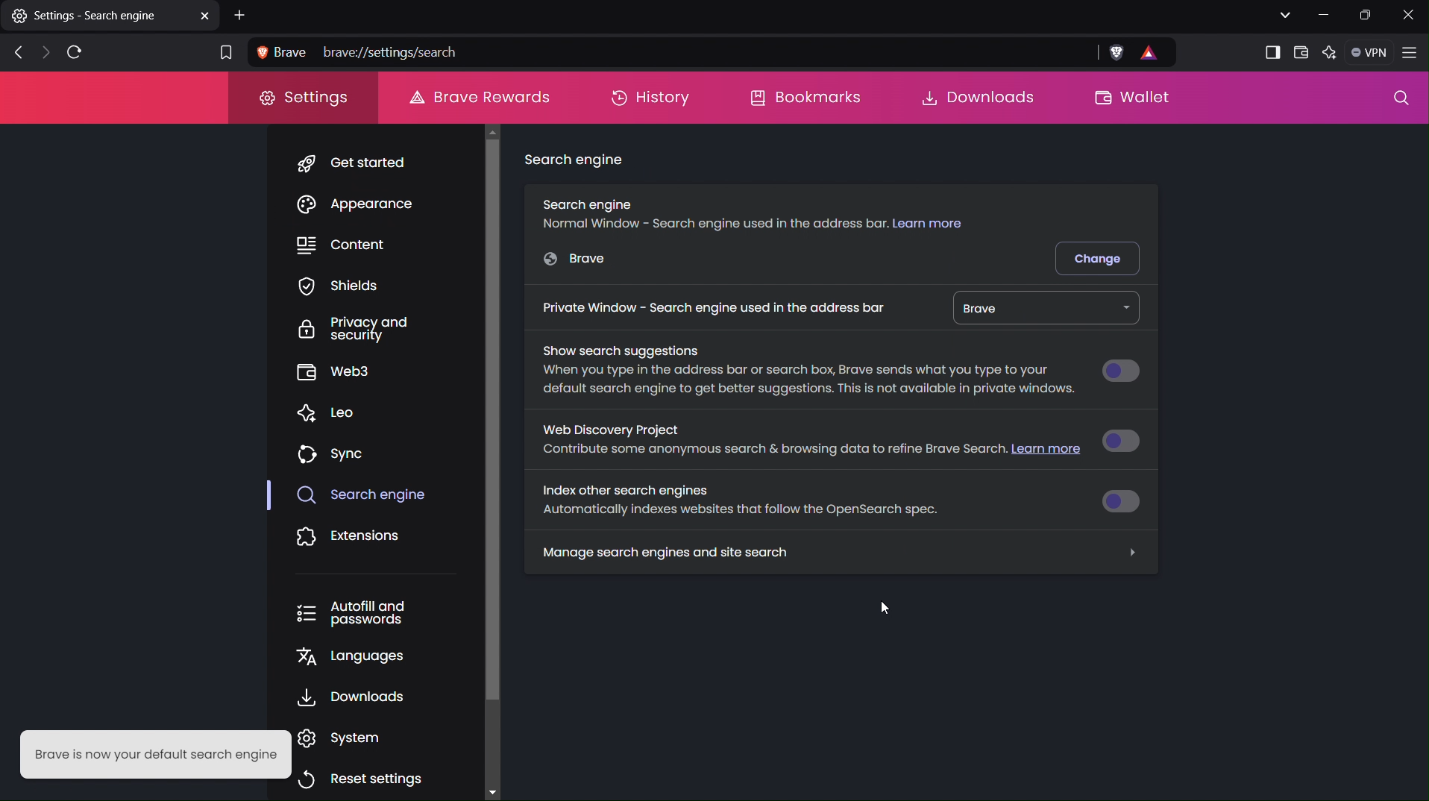 This screenshot has width=1429, height=801. I want to click on Next, so click(42, 54).